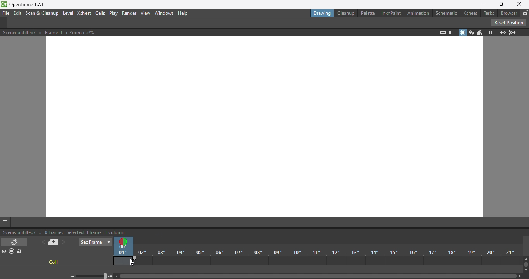  Describe the element at coordinates (4, 5) in the screenshot. I see `logo` at that location.